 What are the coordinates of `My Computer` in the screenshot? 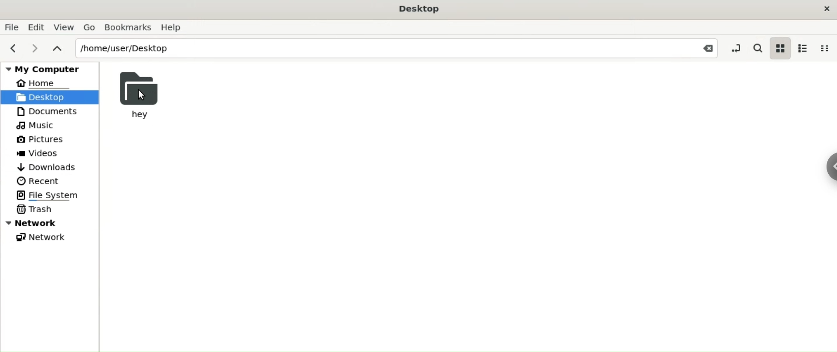 It's located at (48, 68).